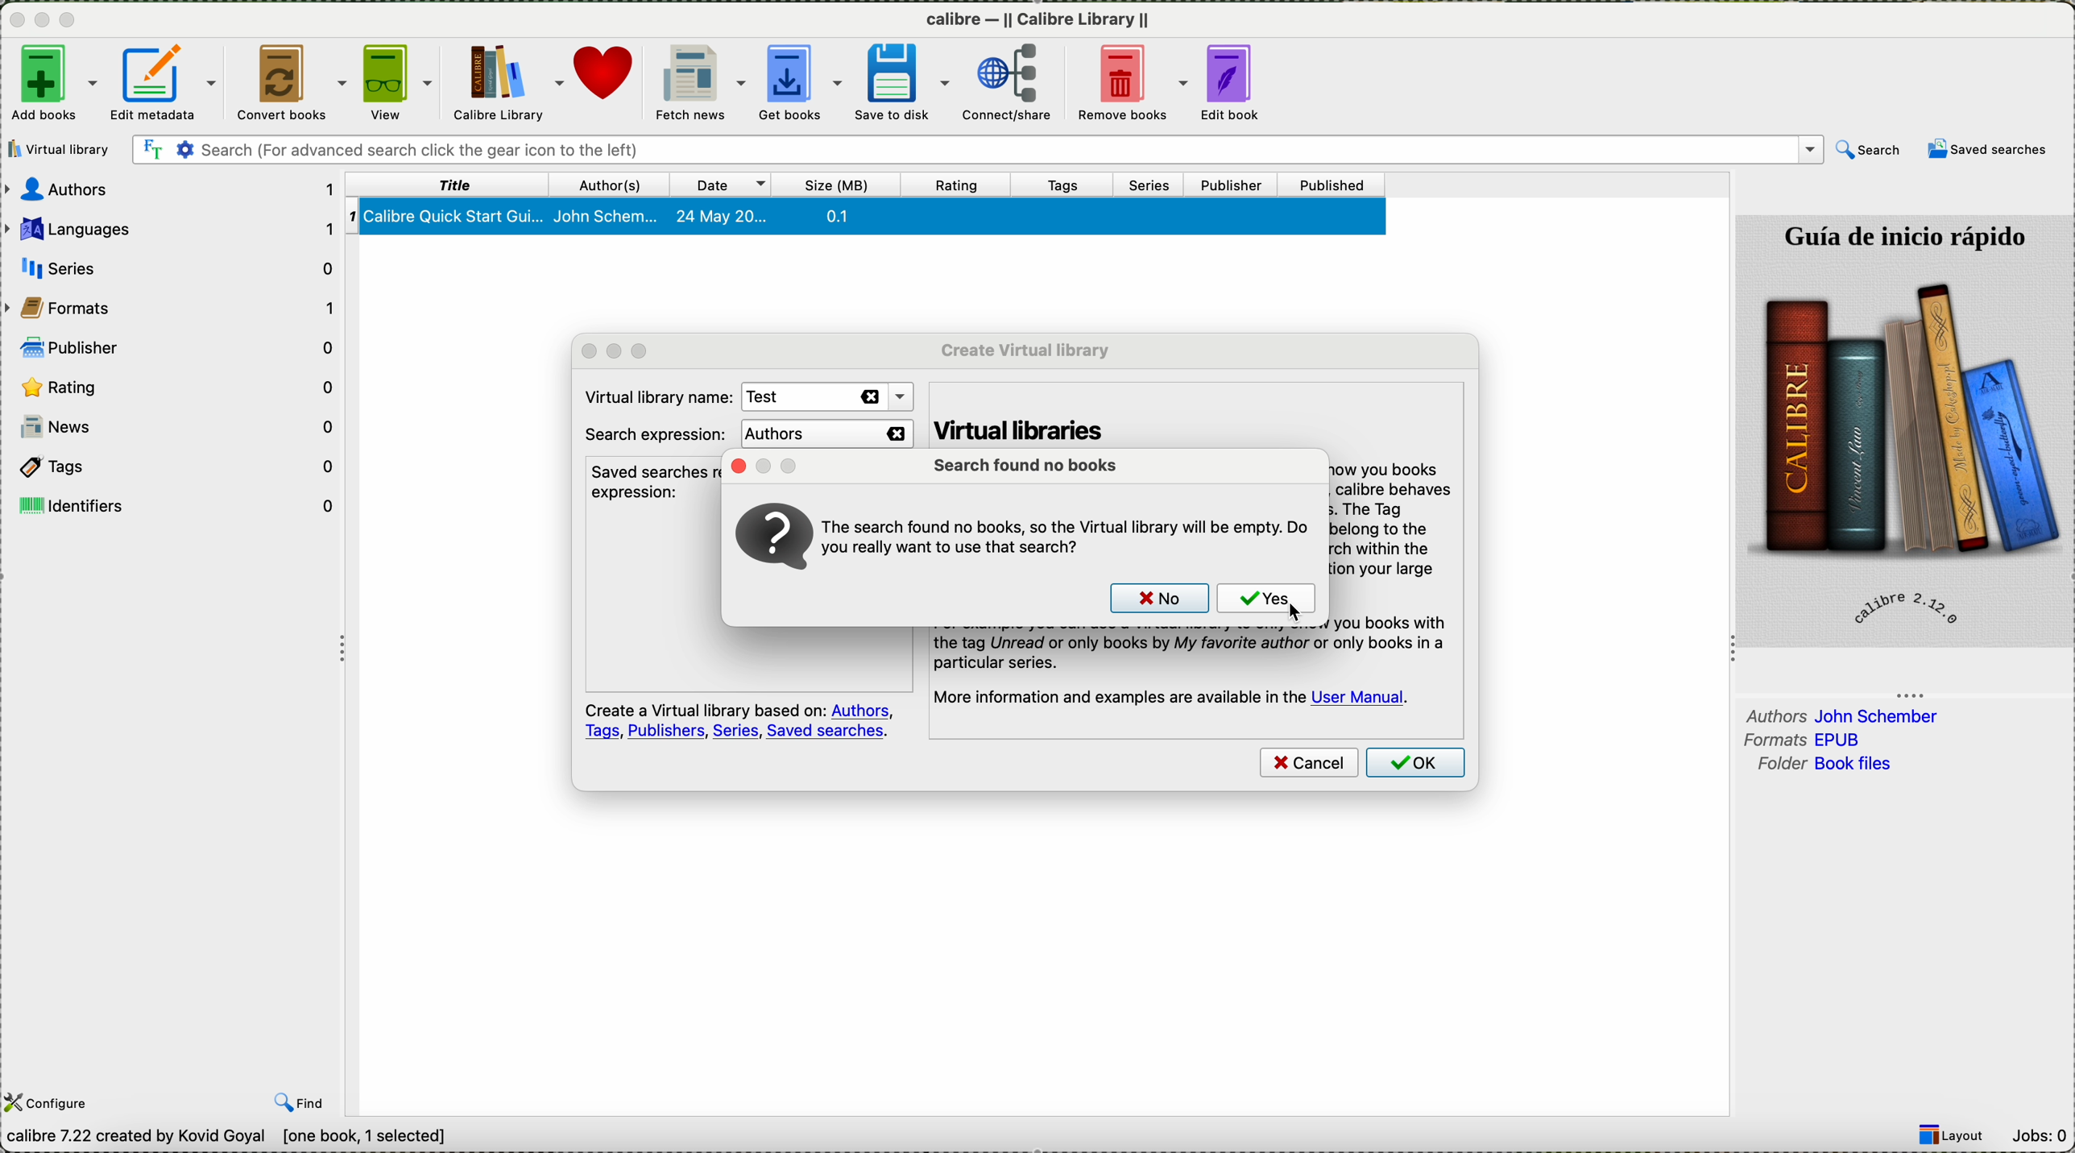 The width and height of the screenshot is (2075, 1153). I want to click on edit metadata, so click(166, 82).